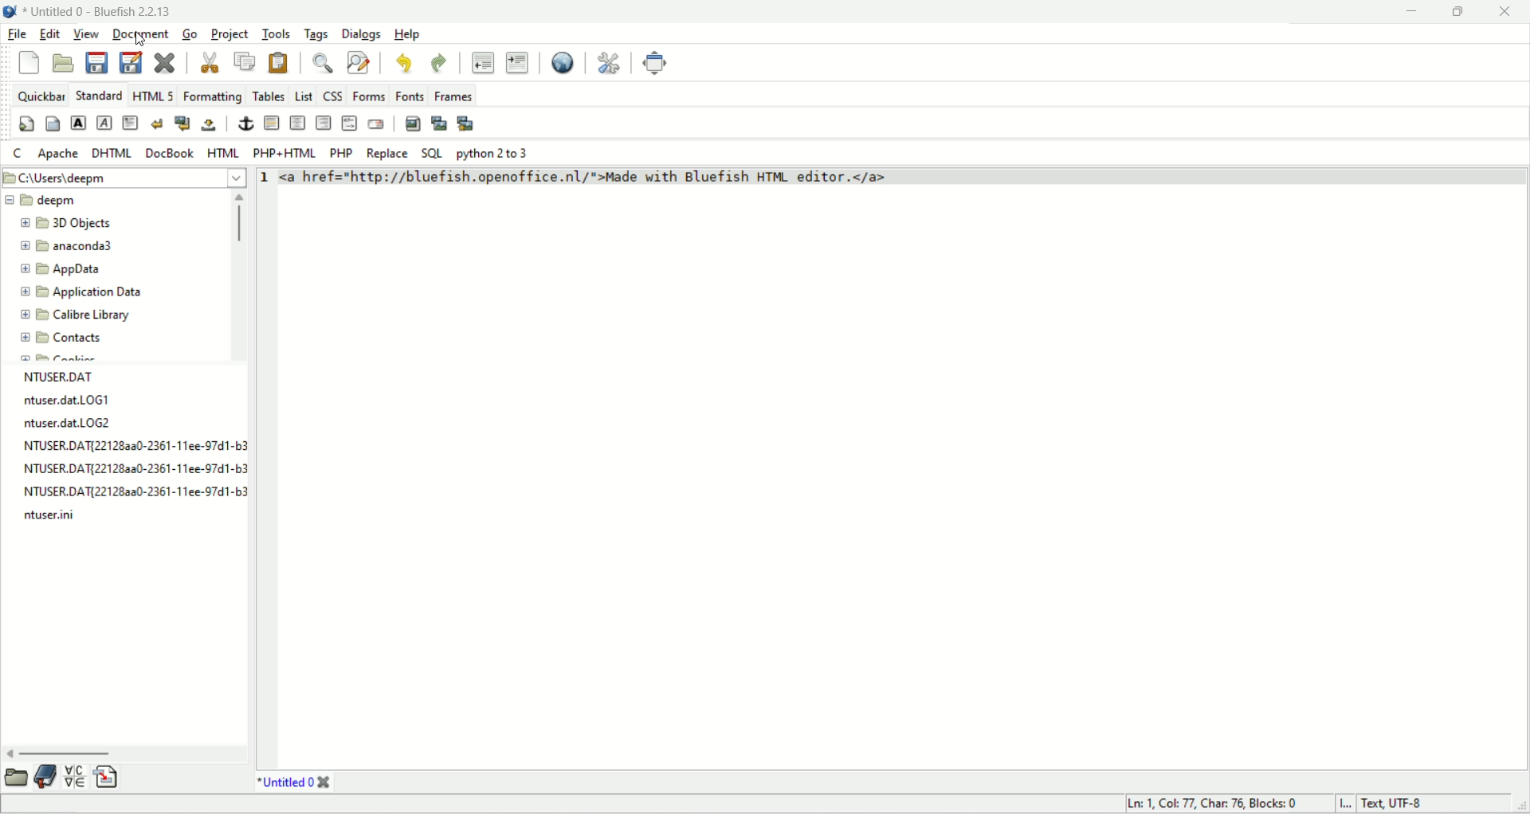 The height and width of the screenshot is (814, 1530). What do you see at coordinates (405, 64) in the screenshot?
I see `undo` at bounding box center [405, 64].